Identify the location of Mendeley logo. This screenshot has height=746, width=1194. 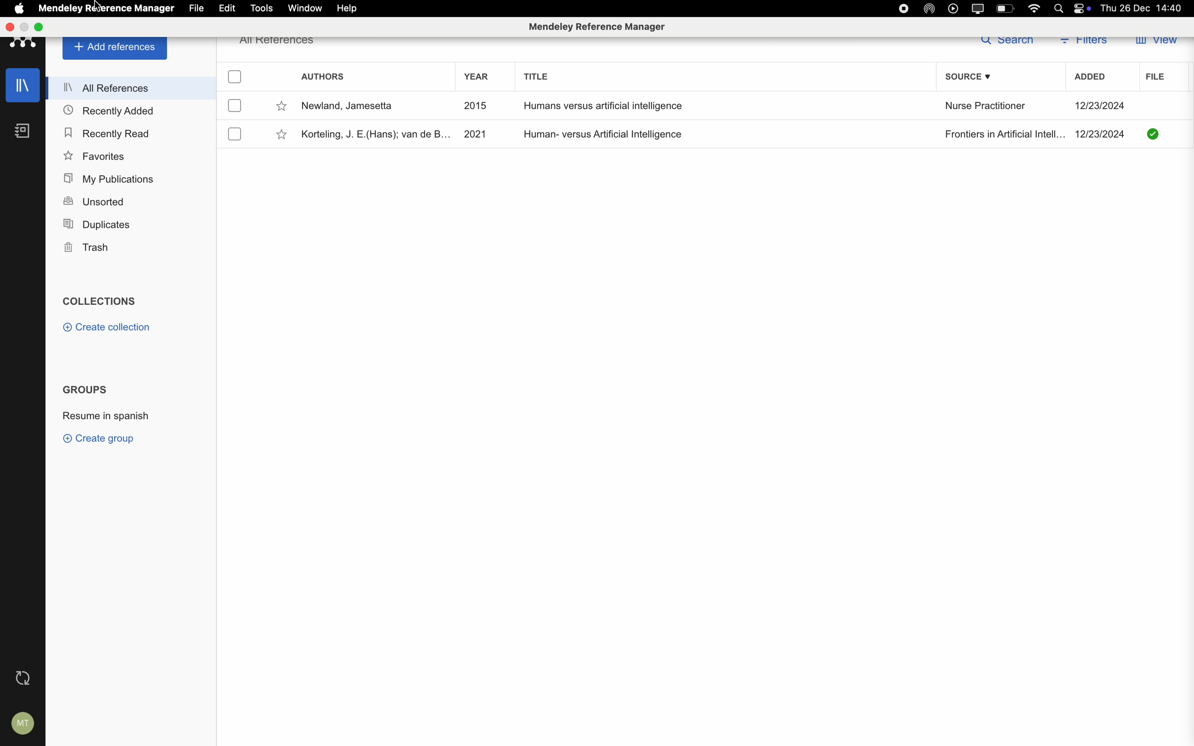
(23, 45).